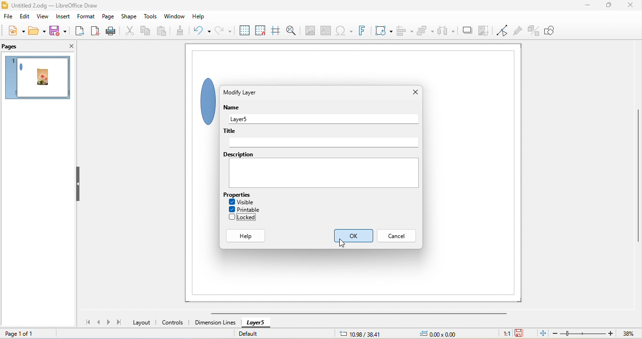 The image size is (642, 339). Describe the element at coordinates (555, 333) in the screenshot. I see `zoom out` at that location.